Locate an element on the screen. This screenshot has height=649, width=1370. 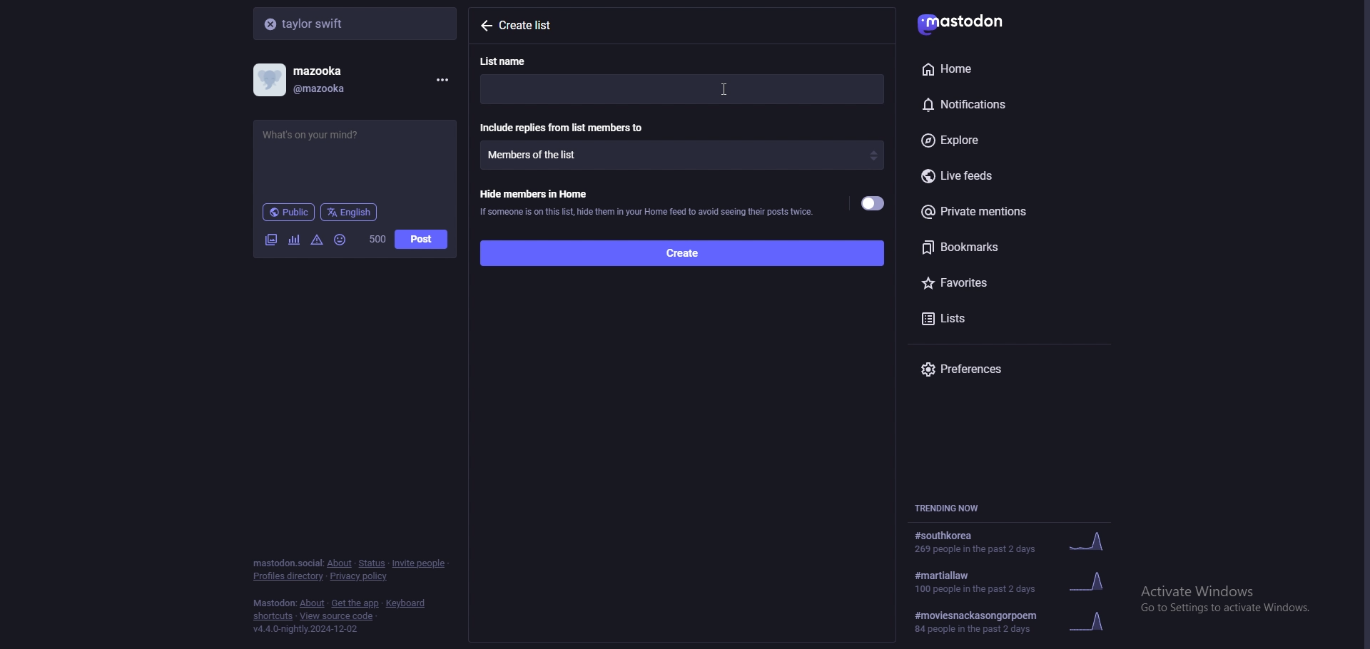
back is located at coordinates (485, 25).